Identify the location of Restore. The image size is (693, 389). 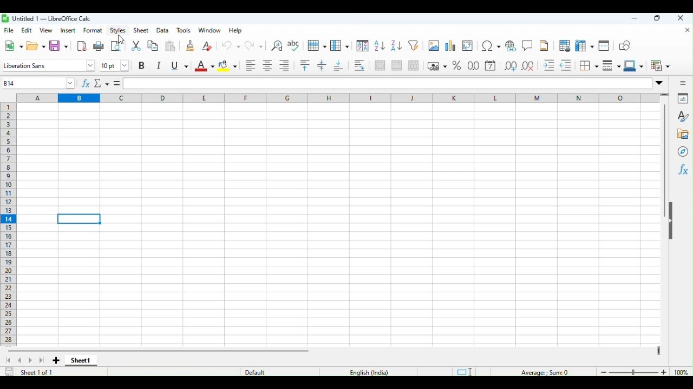
(658, 18).